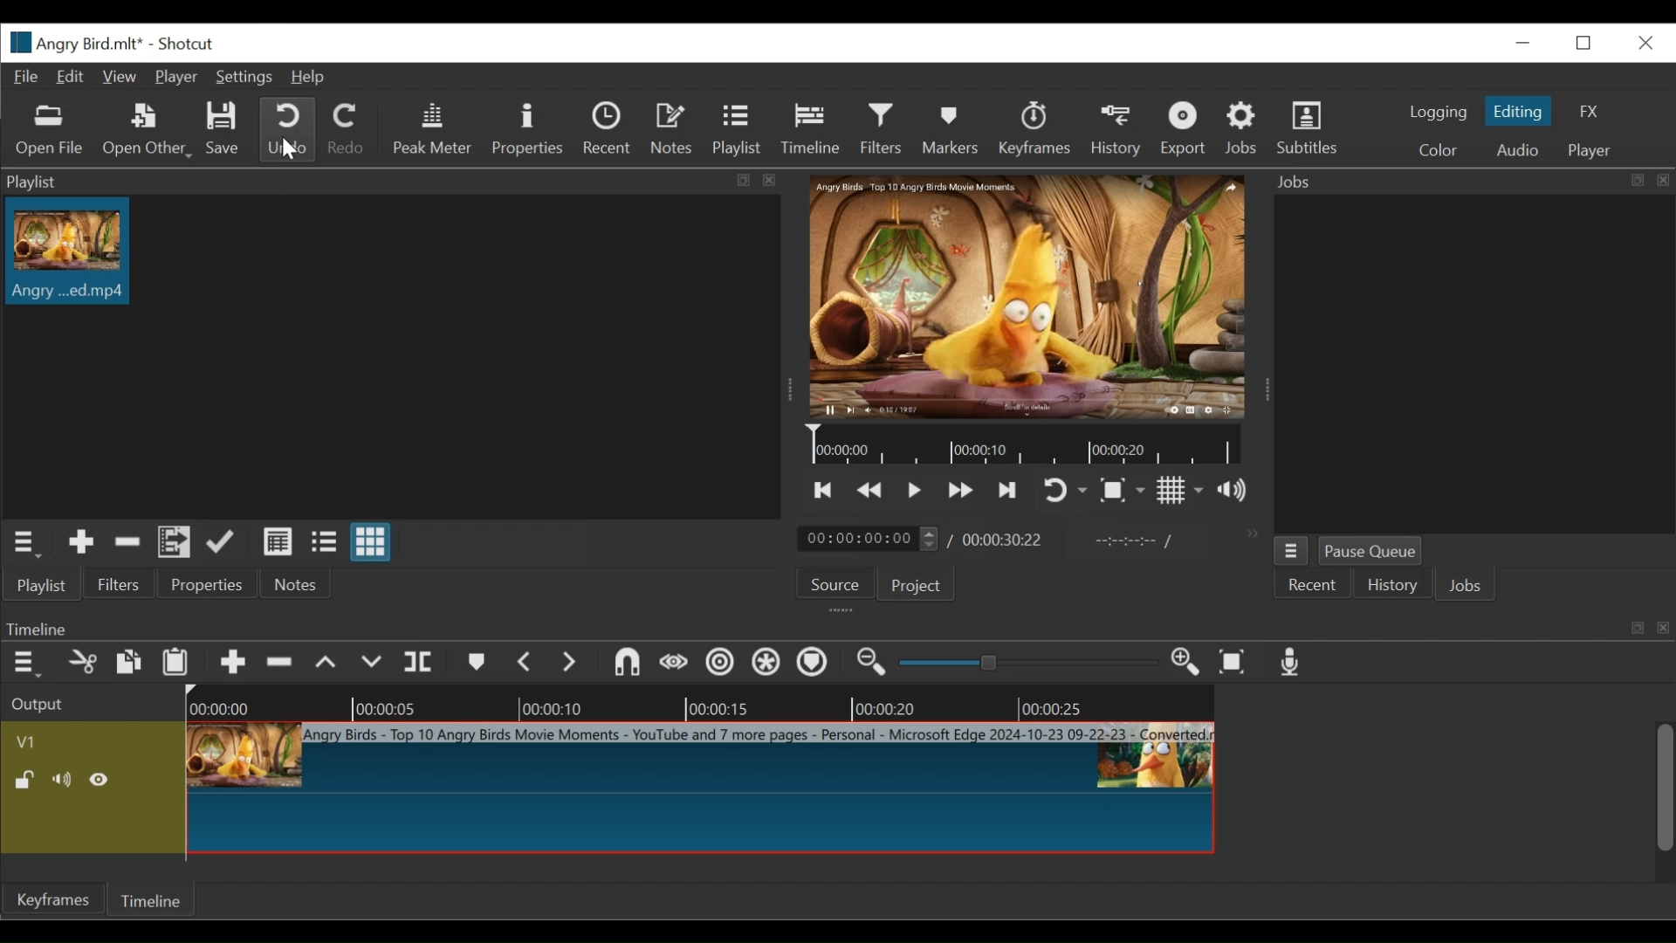 Image resolution: width=1676 pixels, height=943 pixels. What do you see at coordinates (1475, 366) in the screenshot?
I see `jobs panel` at bounding box center [1475, 366].